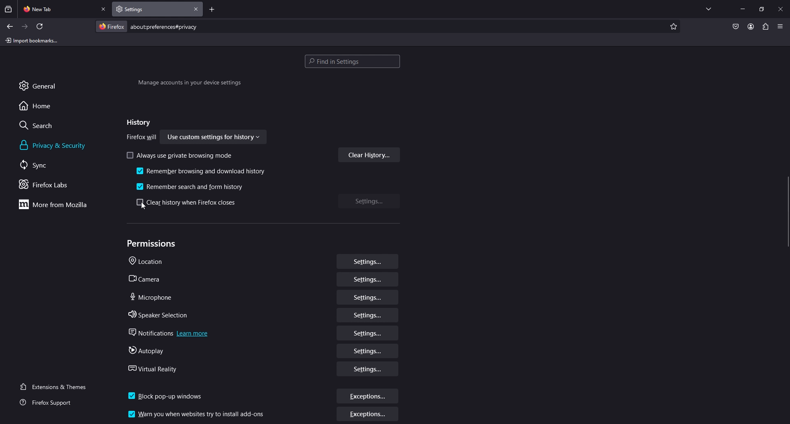 Image resolution: width=790 pixels, height=424 pixels. I want to click on close tab, so click(196, 9).